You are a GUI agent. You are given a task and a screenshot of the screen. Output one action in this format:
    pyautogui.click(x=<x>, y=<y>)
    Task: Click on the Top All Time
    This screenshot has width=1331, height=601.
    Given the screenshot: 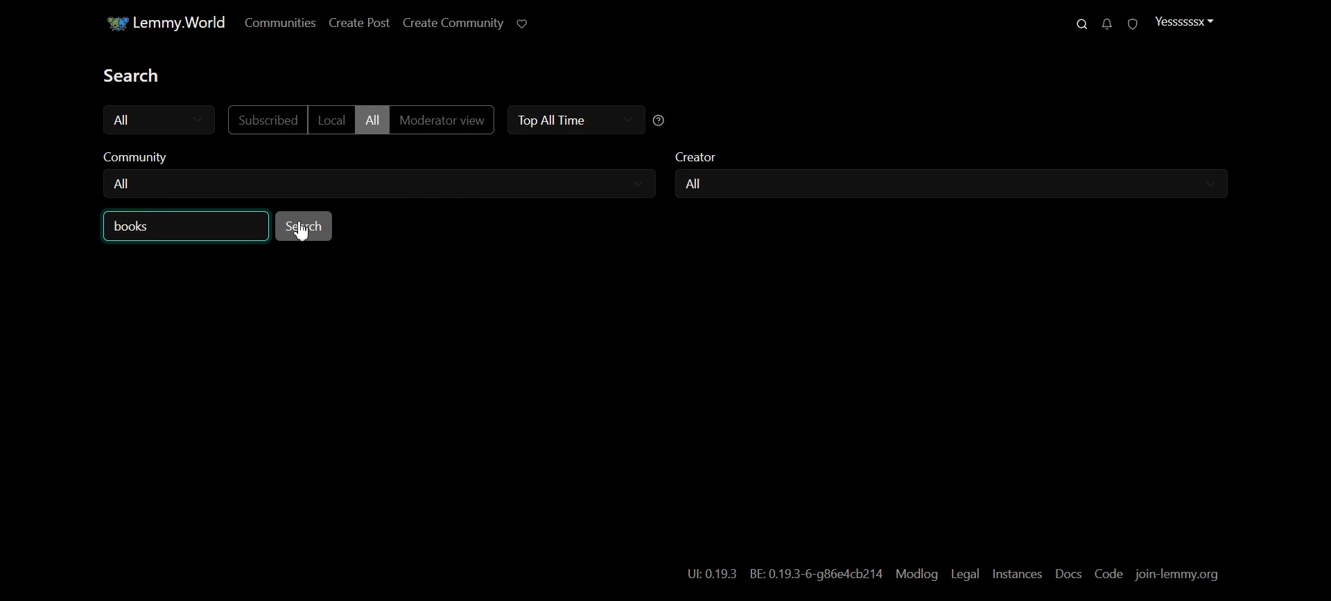 What is the action you would take?
    pyautogui.click(x=575, y=120)
    